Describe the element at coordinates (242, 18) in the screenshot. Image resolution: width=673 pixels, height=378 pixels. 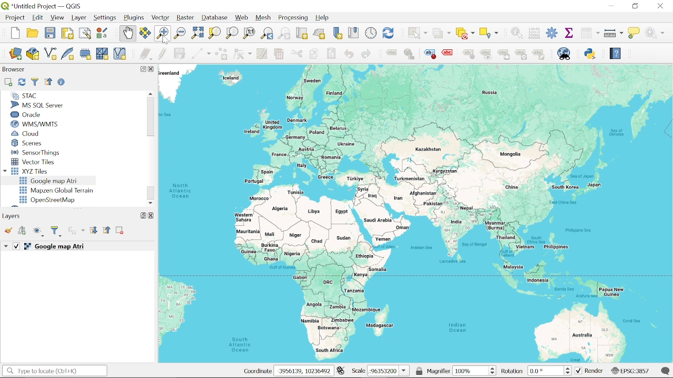
I see `Web` at that location.